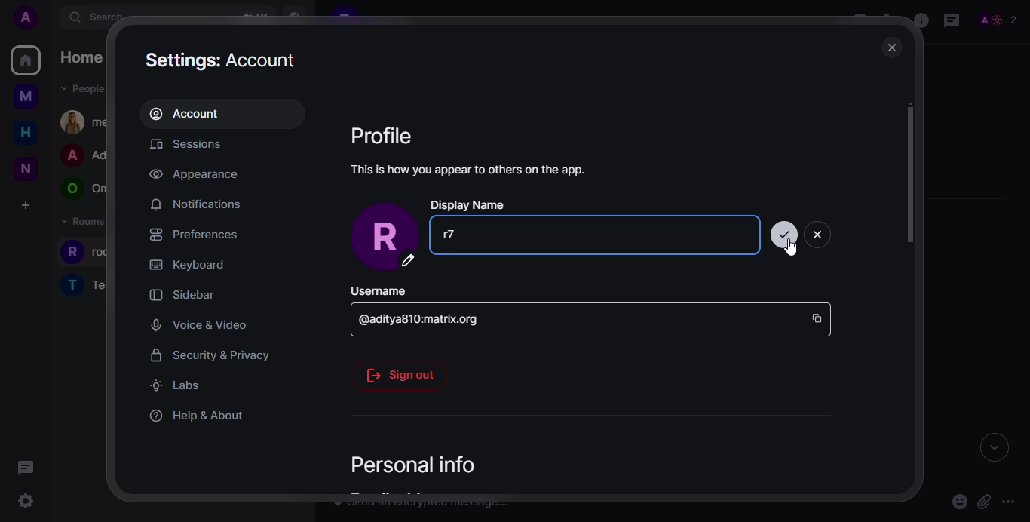 Image resolution: width=1030 pixels, height=522 pixels. What do you see at coordinates (82, 59) in the screenshot?
I see `home` at bounding box center [82, 59].